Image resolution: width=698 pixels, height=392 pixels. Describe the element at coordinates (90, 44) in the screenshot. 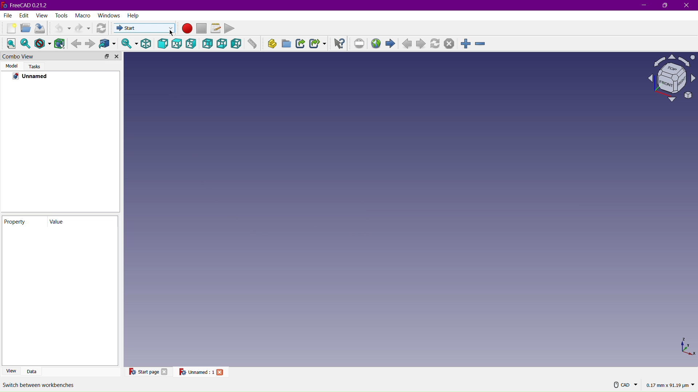

I see `Forward` at that location.